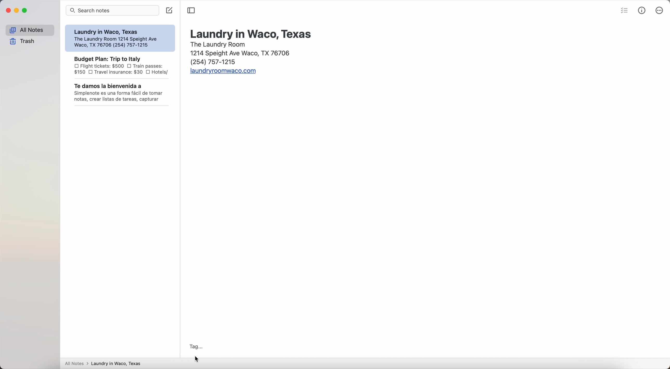  Describe the element at coordinates (250, 33) in the screenshot. I see `title: Laundry in Waco, Texas` at that location.